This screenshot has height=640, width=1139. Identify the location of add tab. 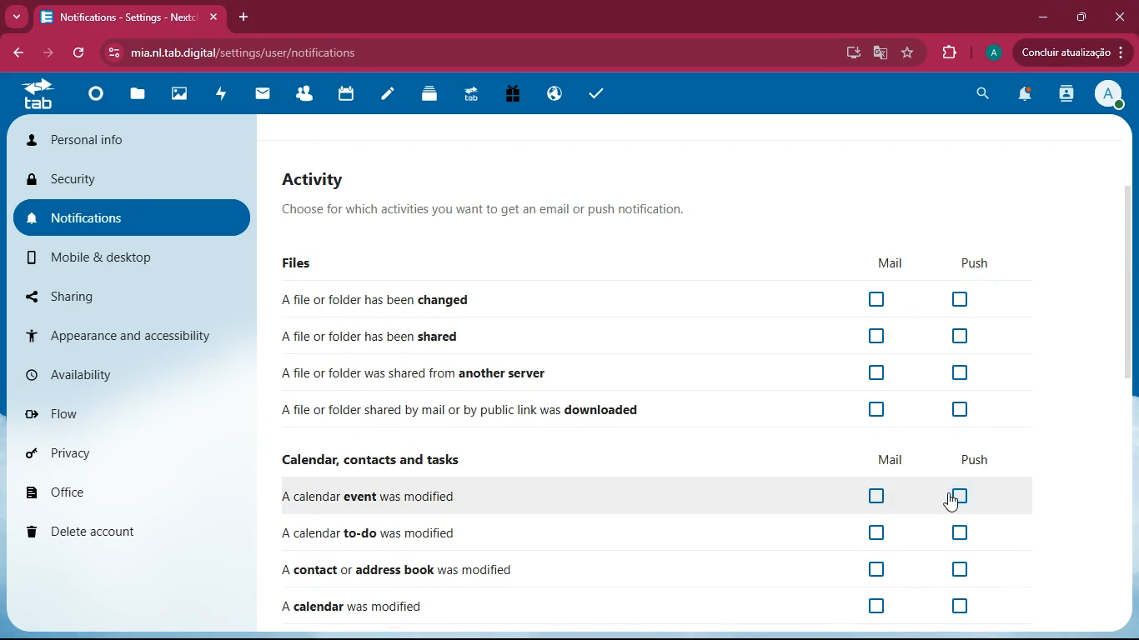
(243, 16).